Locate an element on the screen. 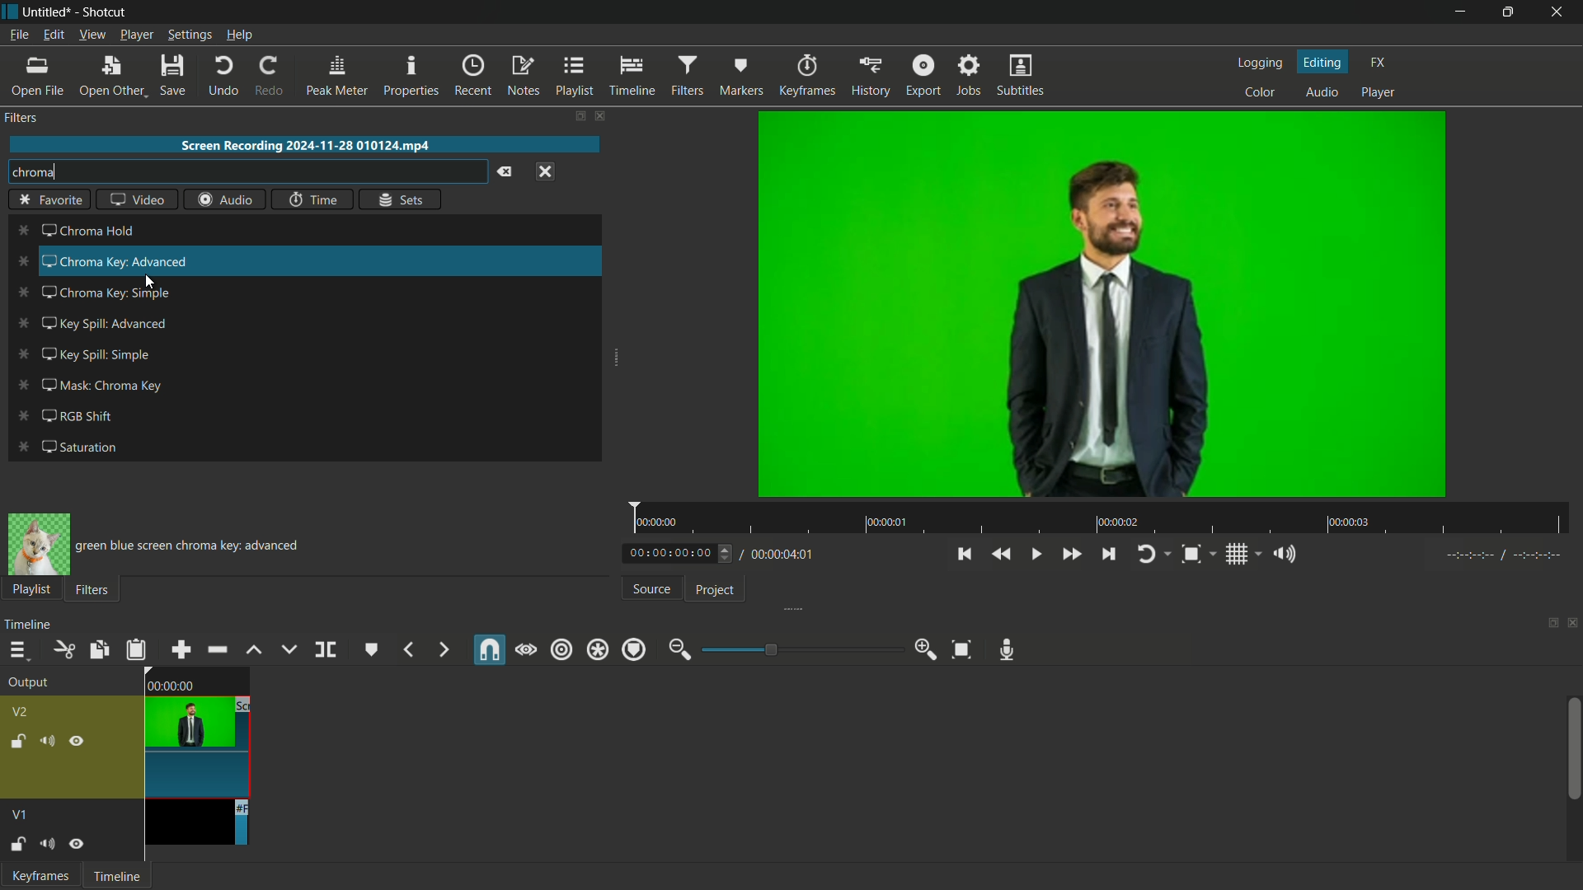 The height and width of the screenshot is (890, 1583). cut is located at coordinates (62, 649).